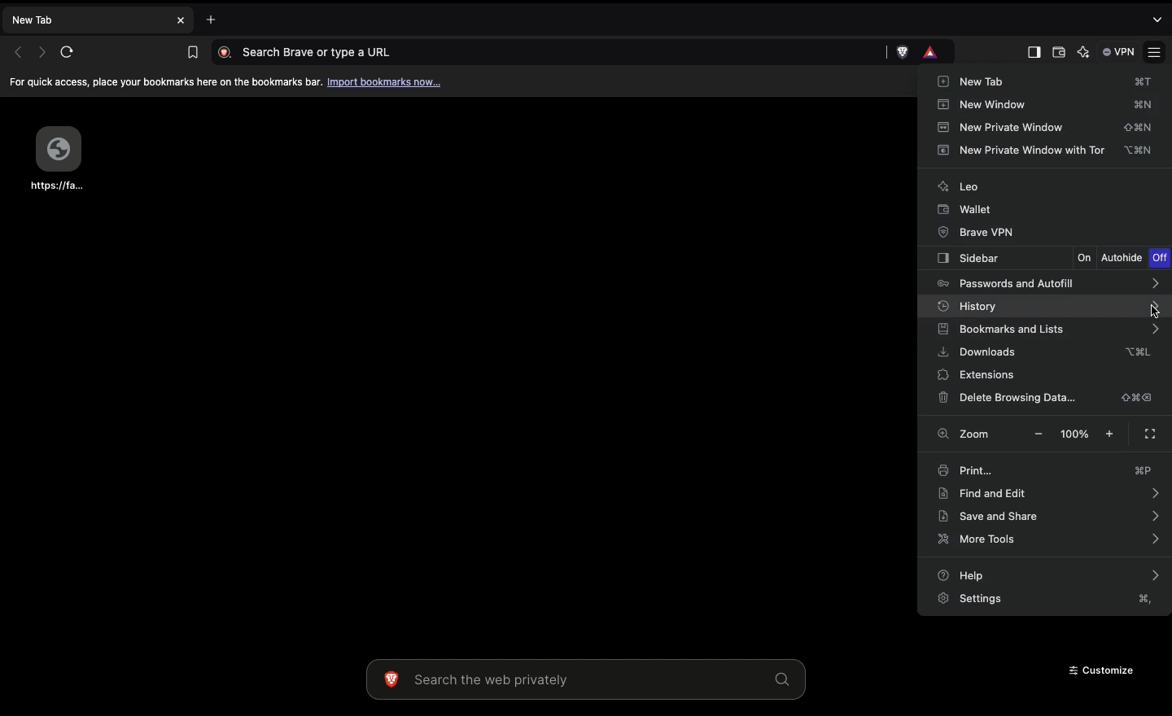 The height and width of the screenshot is (716, 1172). I want to click on Extensions, so click(977, 375).